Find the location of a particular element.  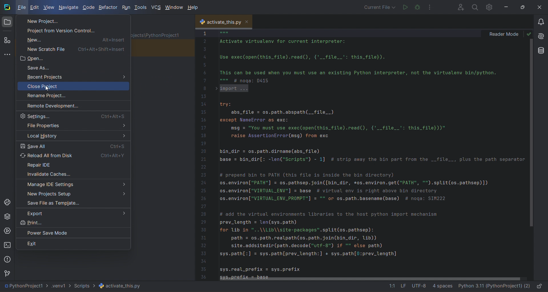

save as is located at coordinates (74, 67).